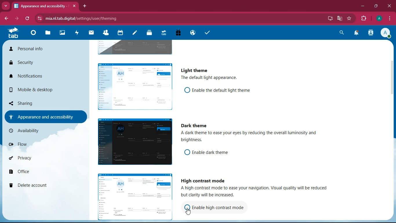 This screenshot has height=223, width=396. Describe the element at coordinates (364, 19) in the screenshot. I see `extension` at that location.